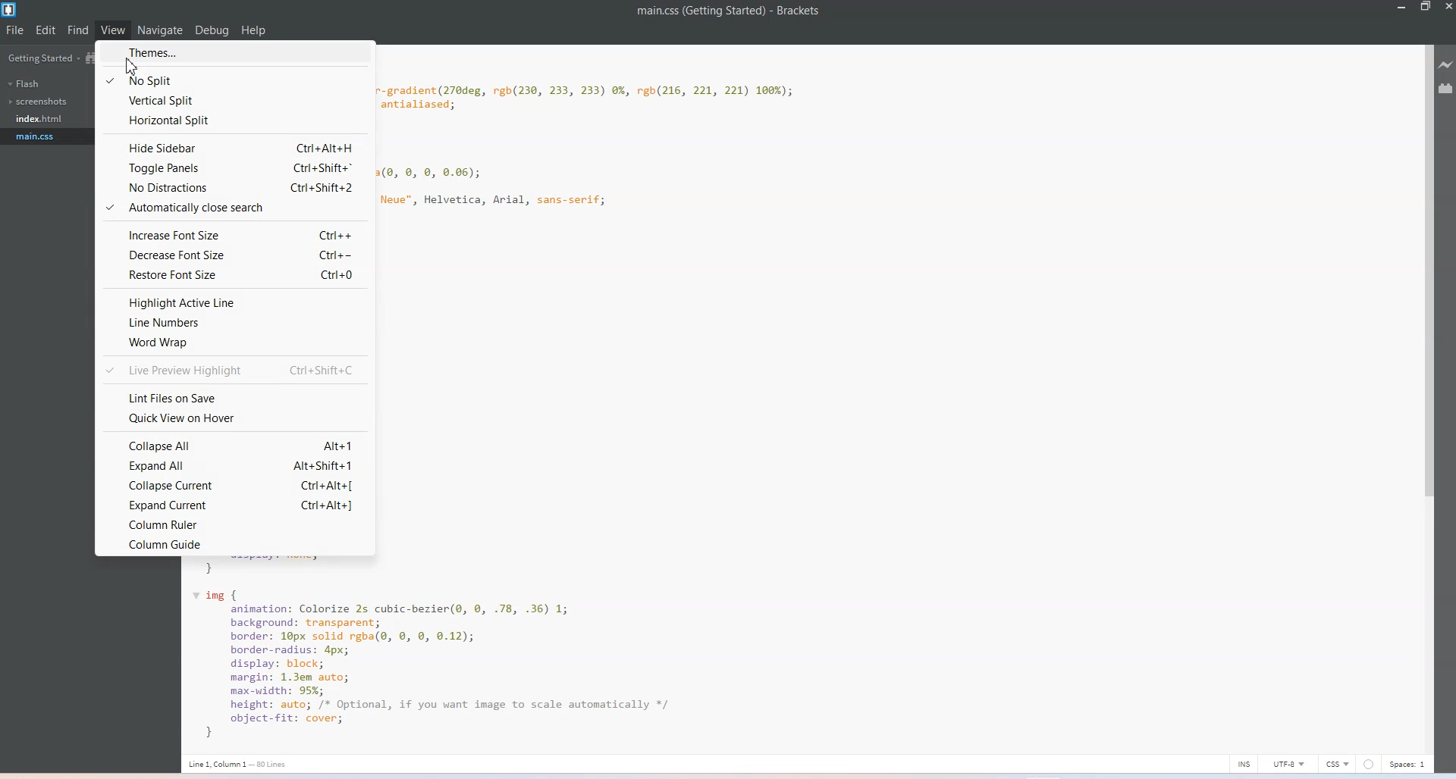 Image resolution: width=1456 pixels, height=779 pixels. Describe the element at coordinates (235, 523) in the screenshot. I see `column ruler` at that location.